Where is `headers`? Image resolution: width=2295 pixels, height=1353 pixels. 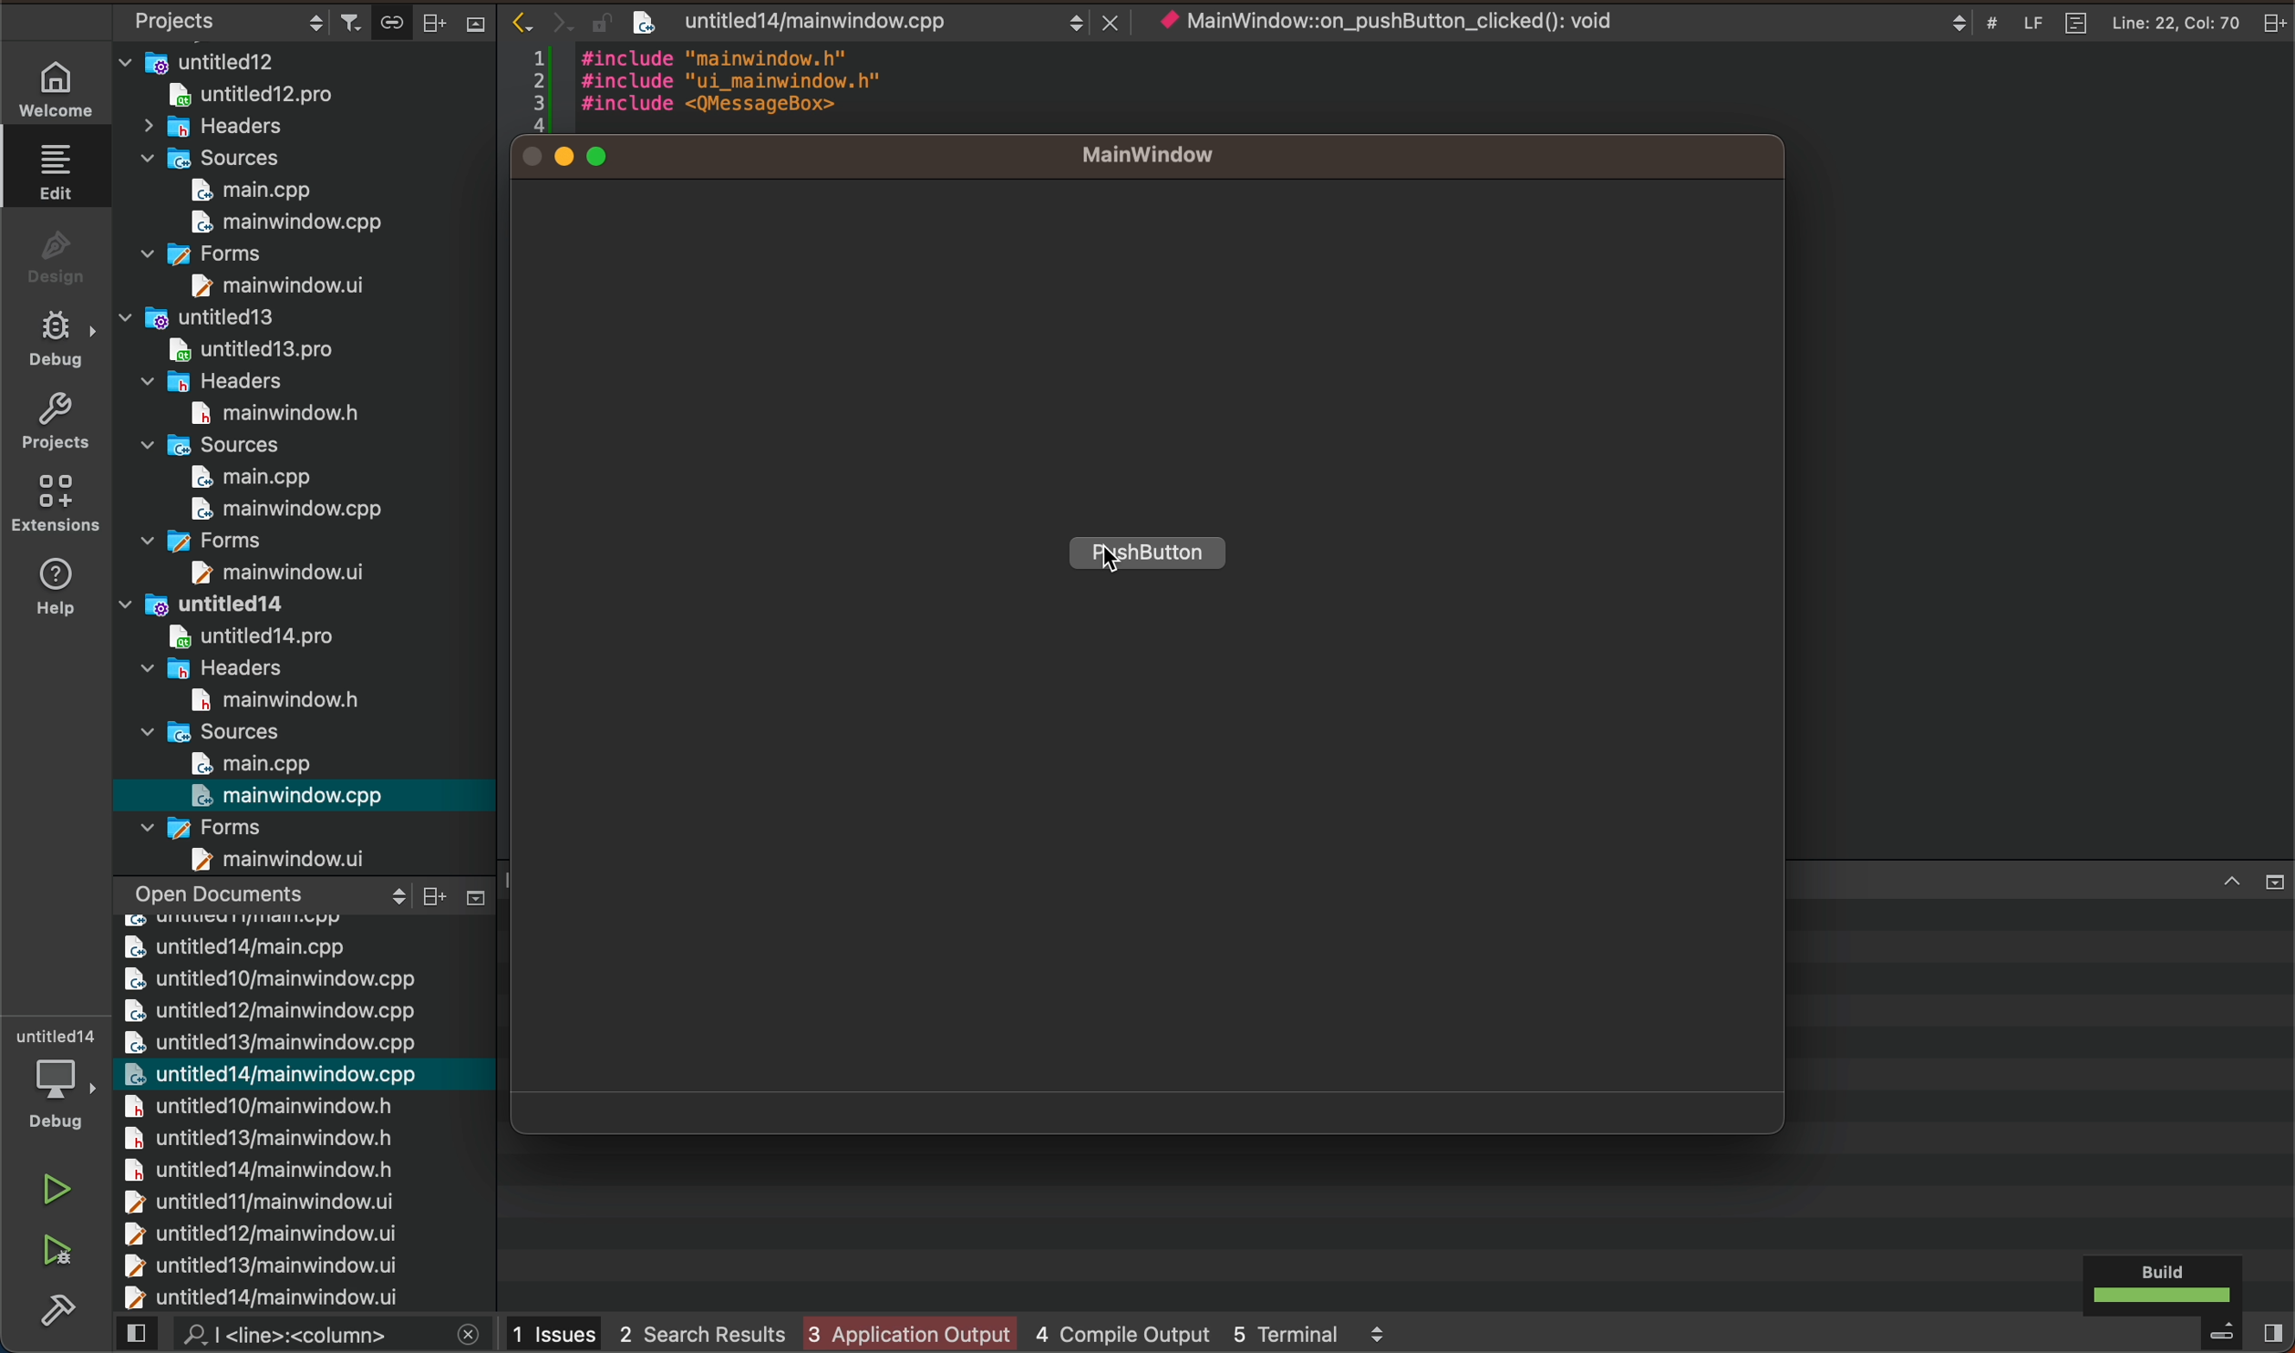 headers is located at coordinates (212, 666).